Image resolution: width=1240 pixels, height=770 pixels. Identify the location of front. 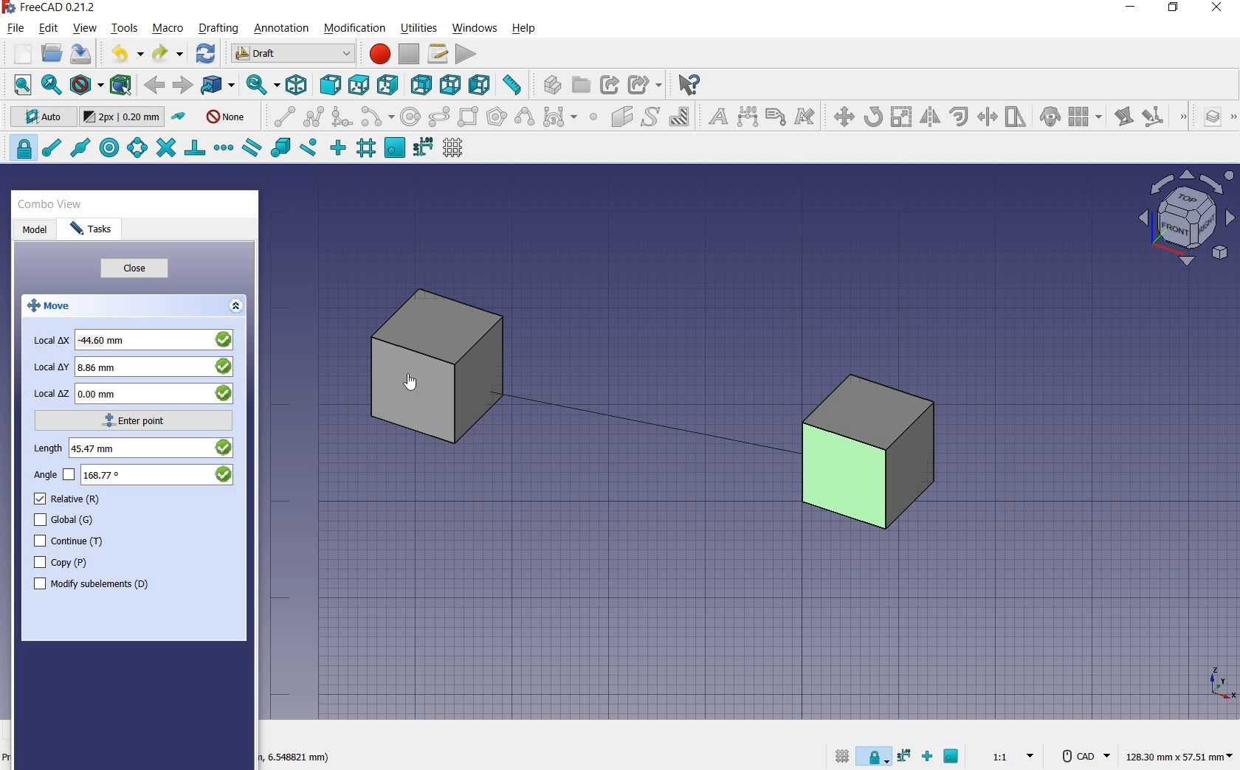
(329, 85).